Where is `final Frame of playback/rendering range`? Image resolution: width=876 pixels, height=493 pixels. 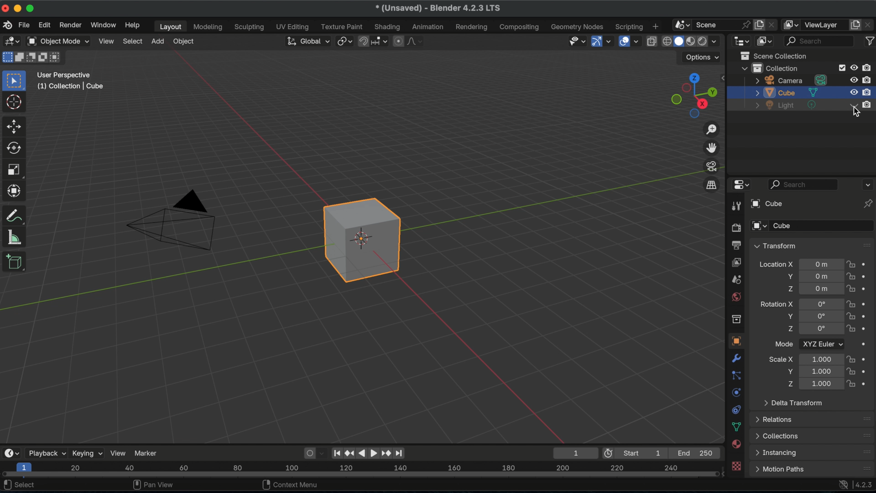 final Frame of playback/rendering range is located at coordinates (697, 453).